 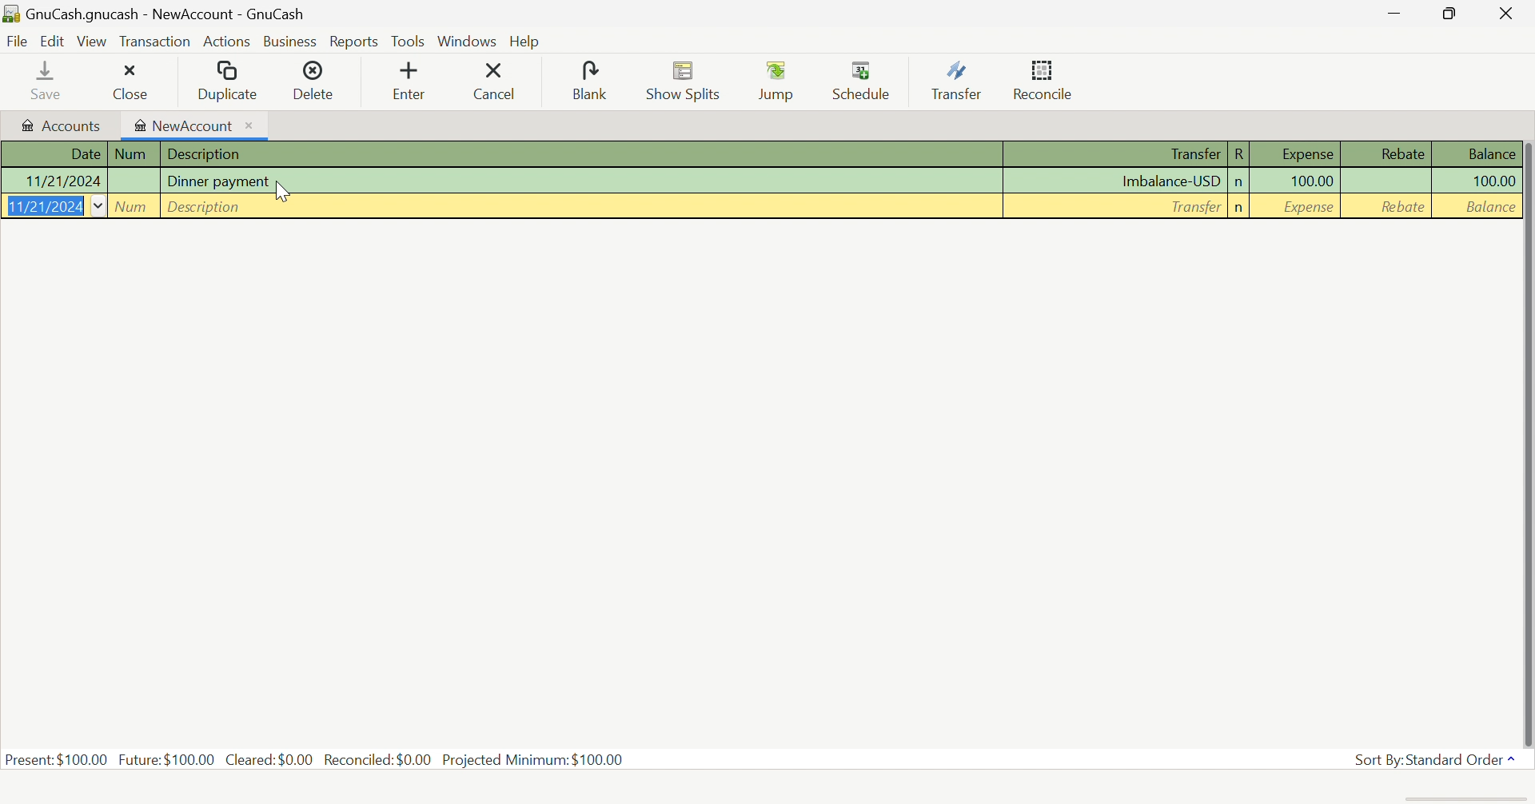 I want to click on Expense, so click(x=1301, y=154).